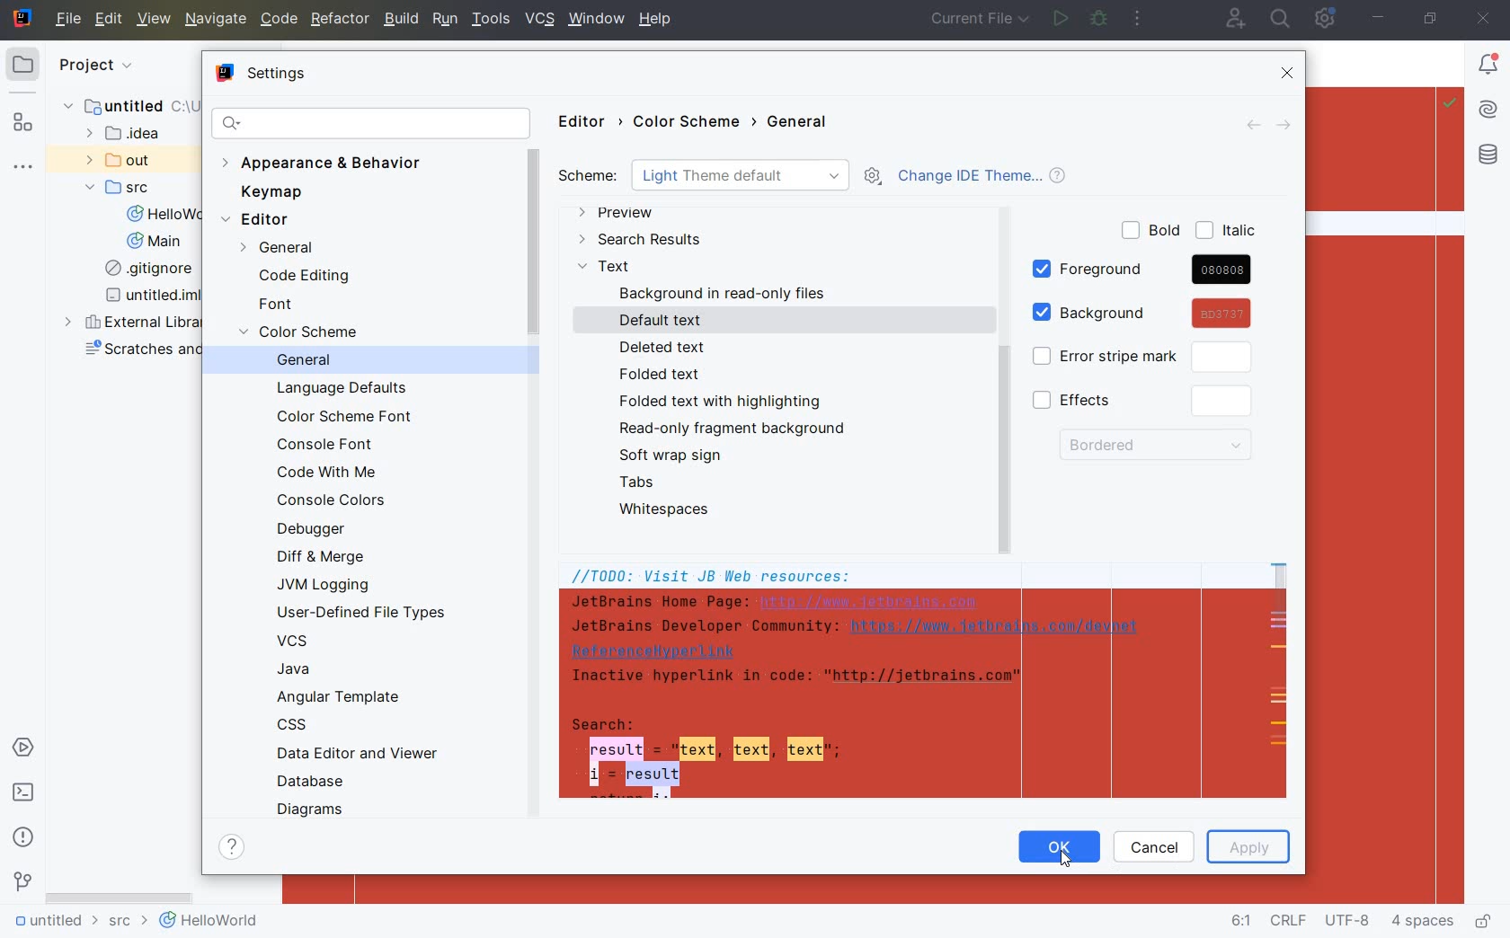 The width and height of the screenshot is (1510, 938). Describe the element at coordinates (1433, 20) in the screenshot. I see `restore down` at that location.